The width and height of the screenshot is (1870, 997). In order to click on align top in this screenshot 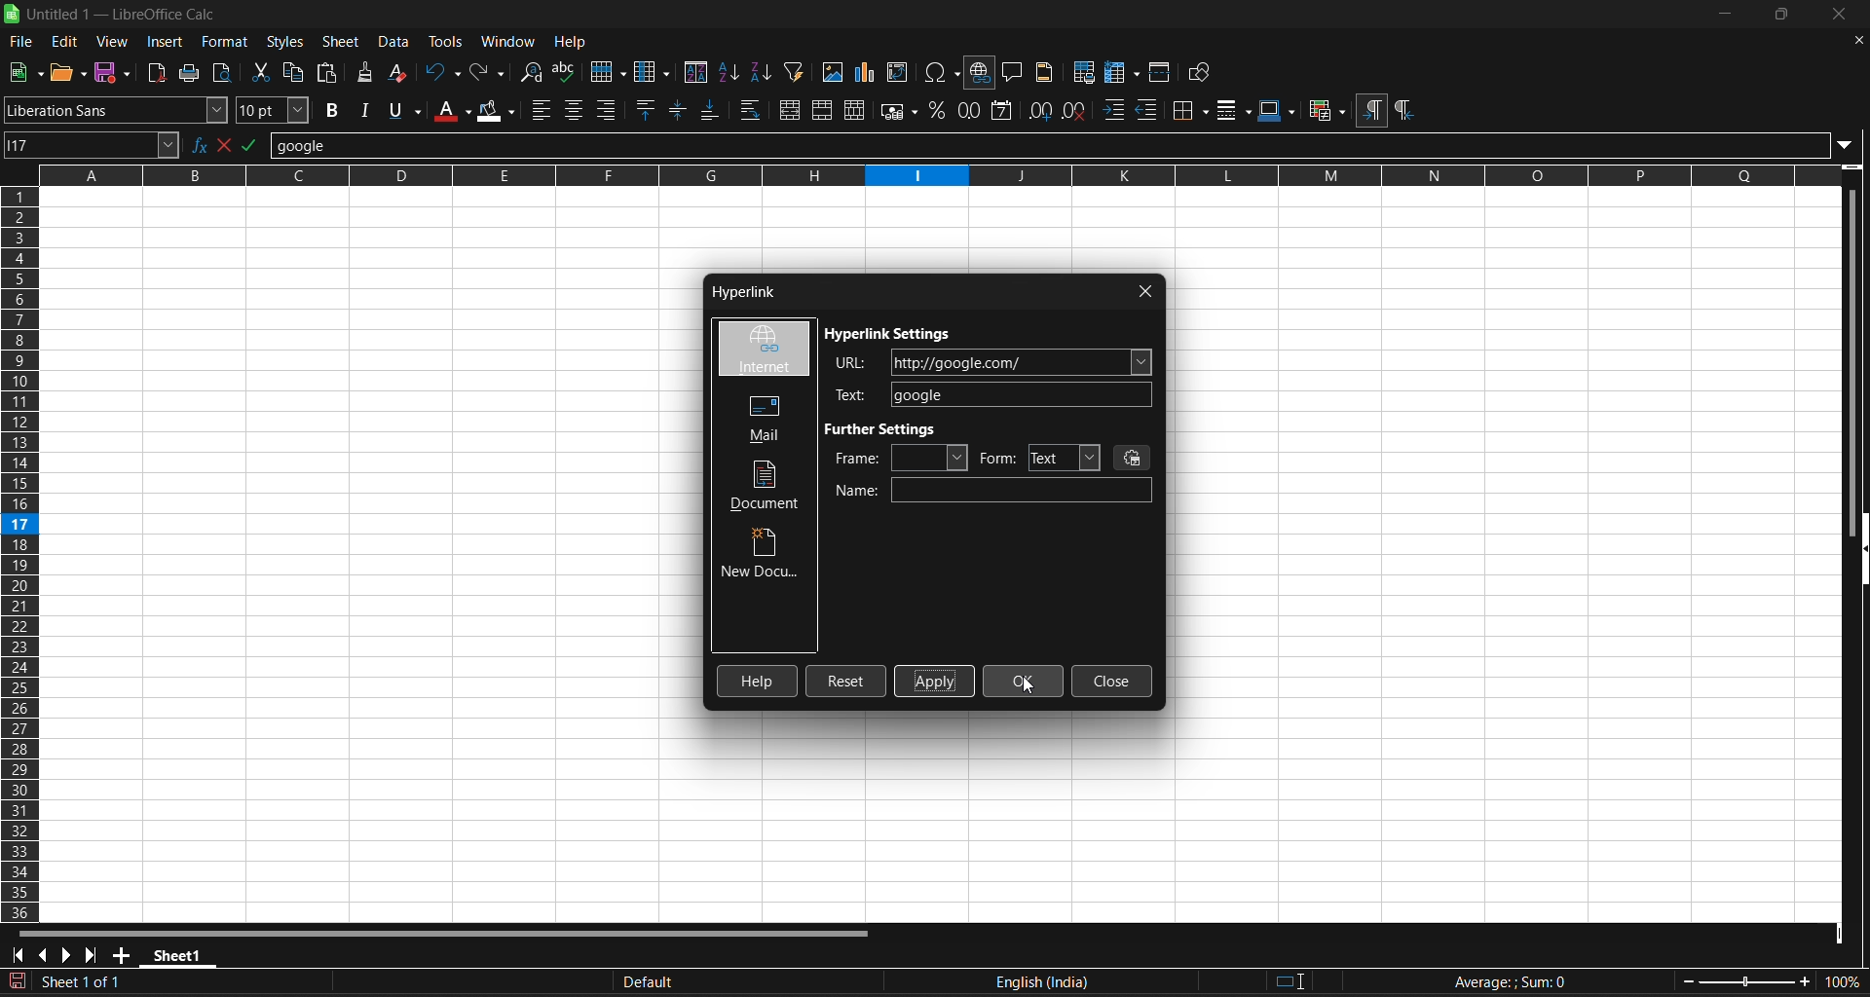, I will do `click(649, 109)`.